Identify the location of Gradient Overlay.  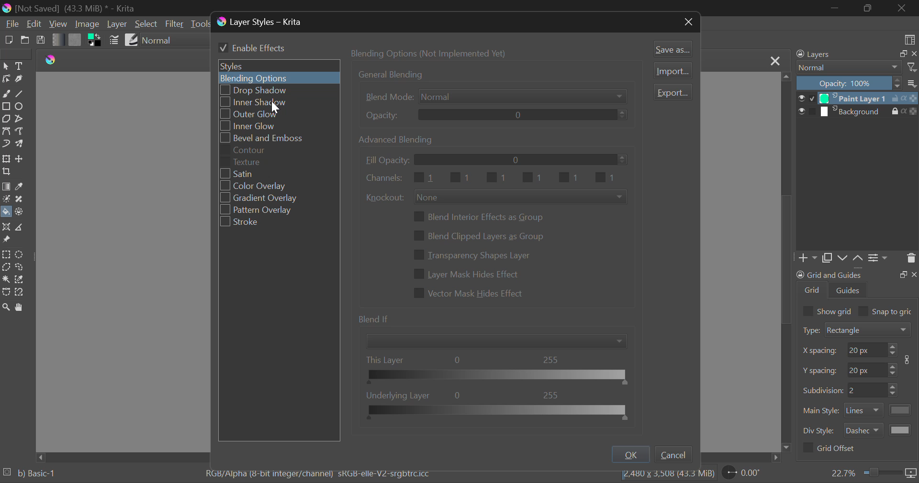
(265, 198).